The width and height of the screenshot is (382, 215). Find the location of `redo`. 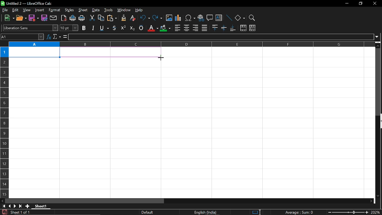

redo is located at coordinates (158, 18).